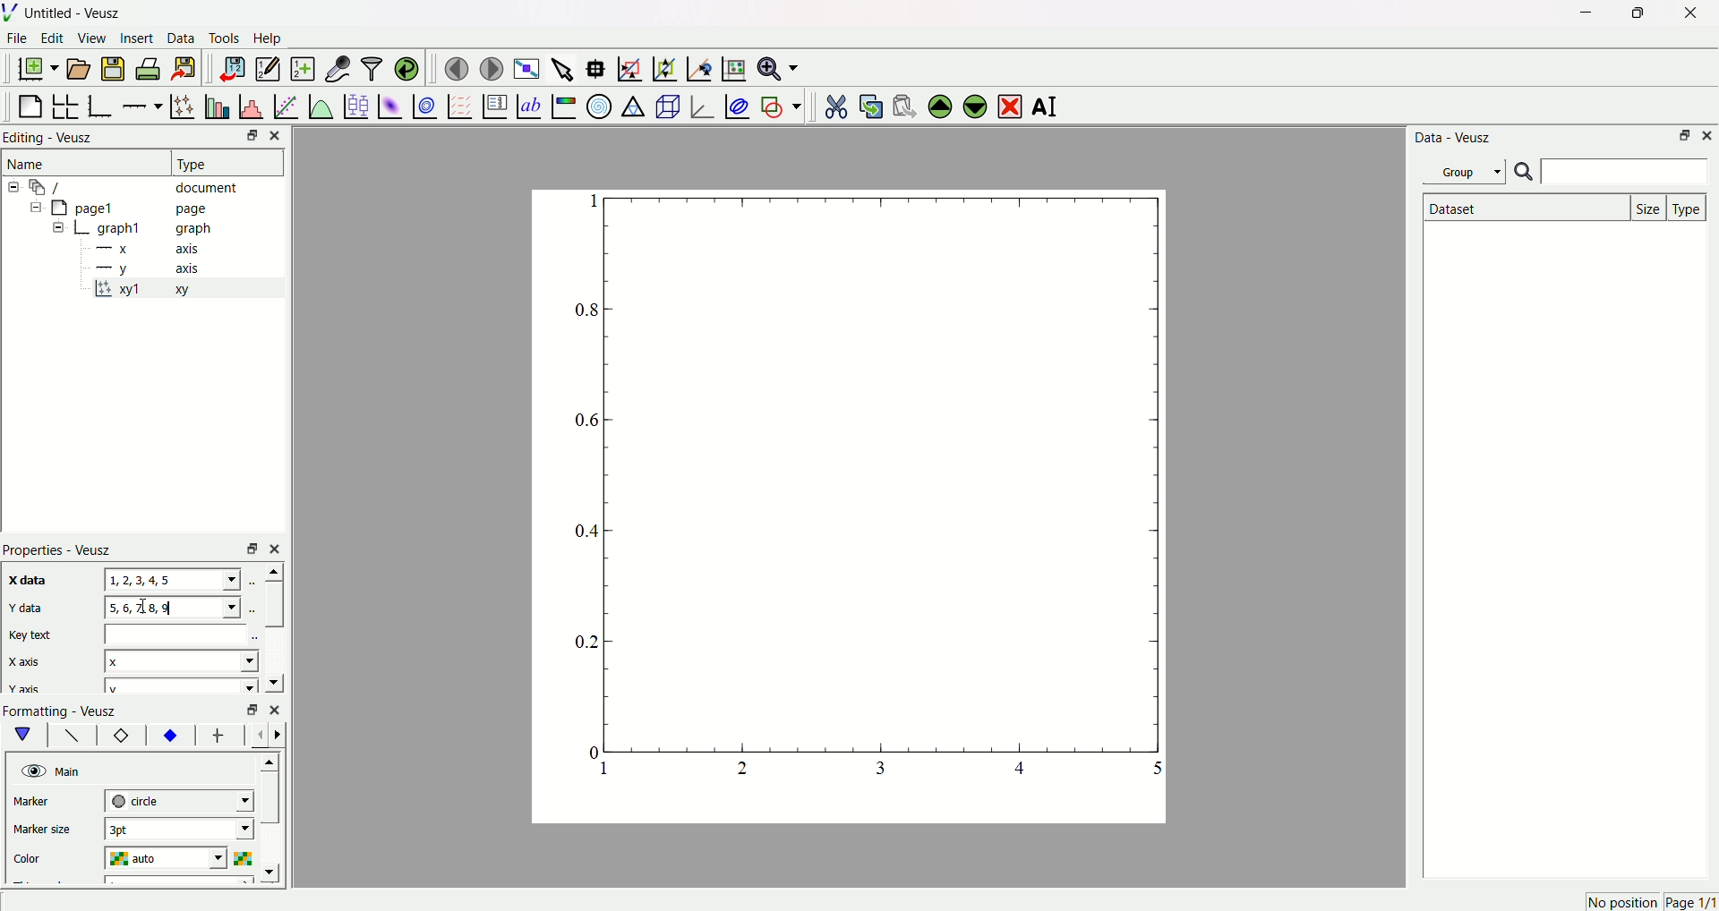  Describe the element at coordinates (27, 735) in the screenshot. I see `main` at that location.